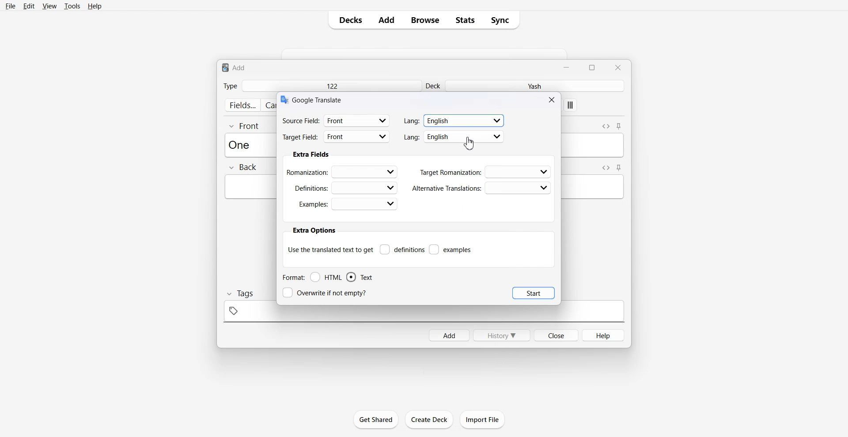 The image size is (848, 437). Describe the element at coordinates (331, 86) in the screenshot. I see `122` at that location.